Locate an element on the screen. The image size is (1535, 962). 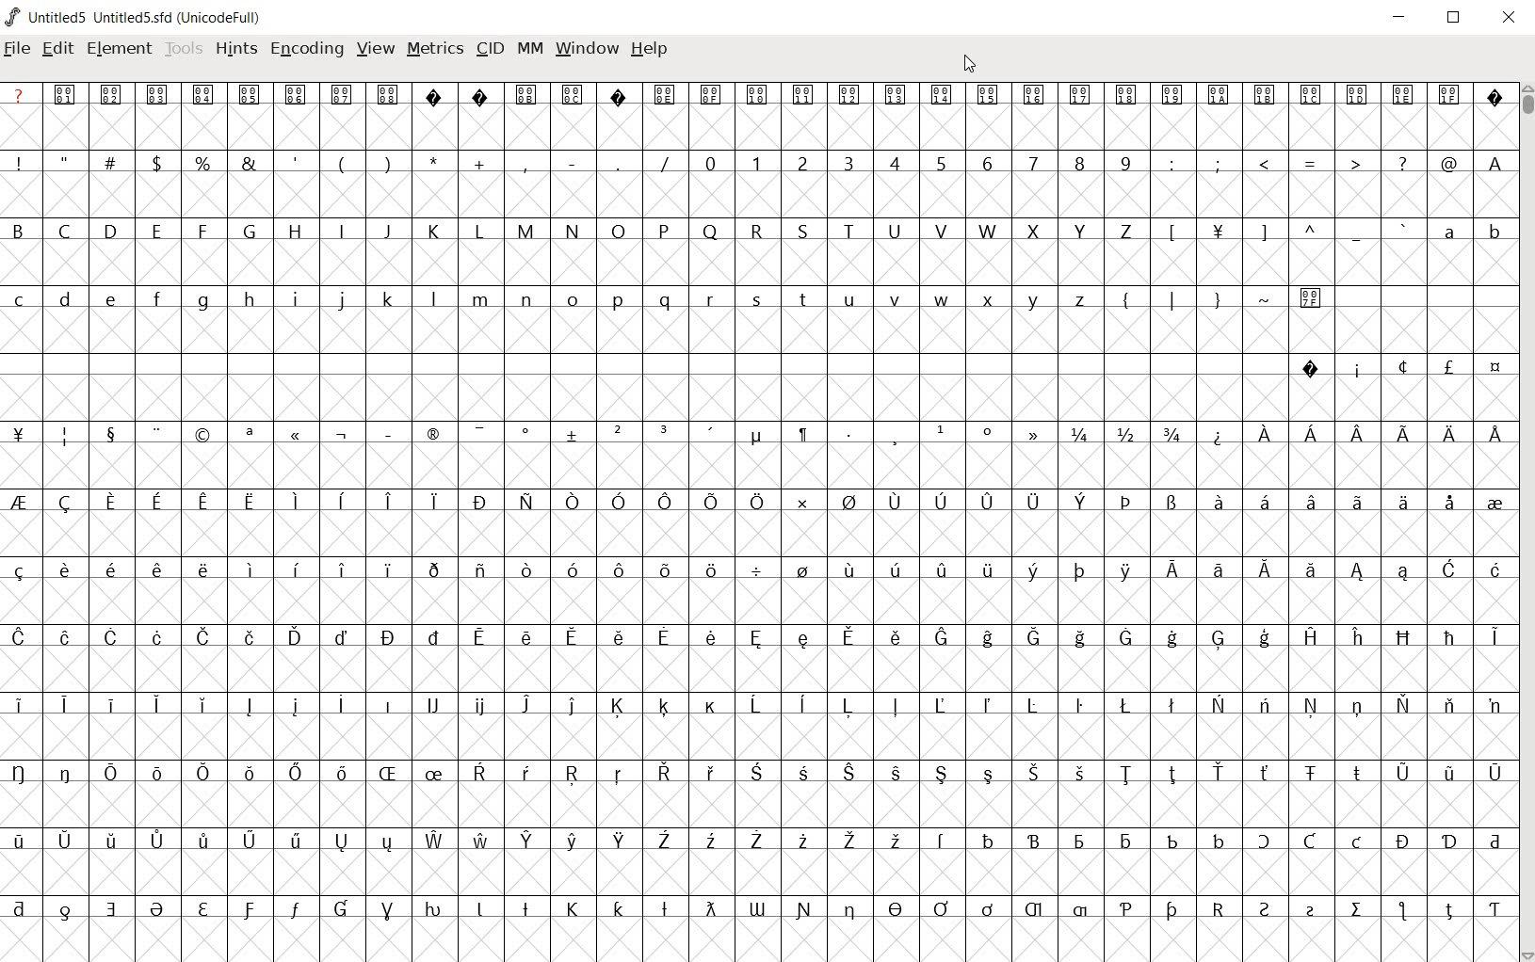
R is located at coordinates (759, 231).